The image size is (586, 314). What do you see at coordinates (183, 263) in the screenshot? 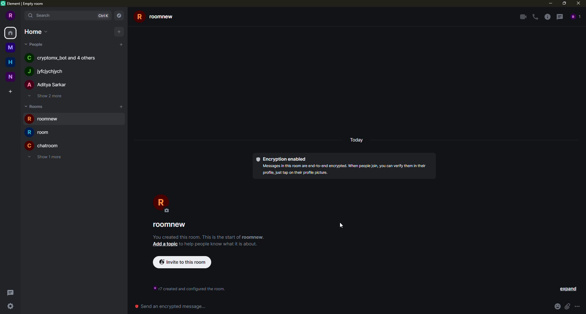
I see `invite to this room` at bounding box center [183, 263].